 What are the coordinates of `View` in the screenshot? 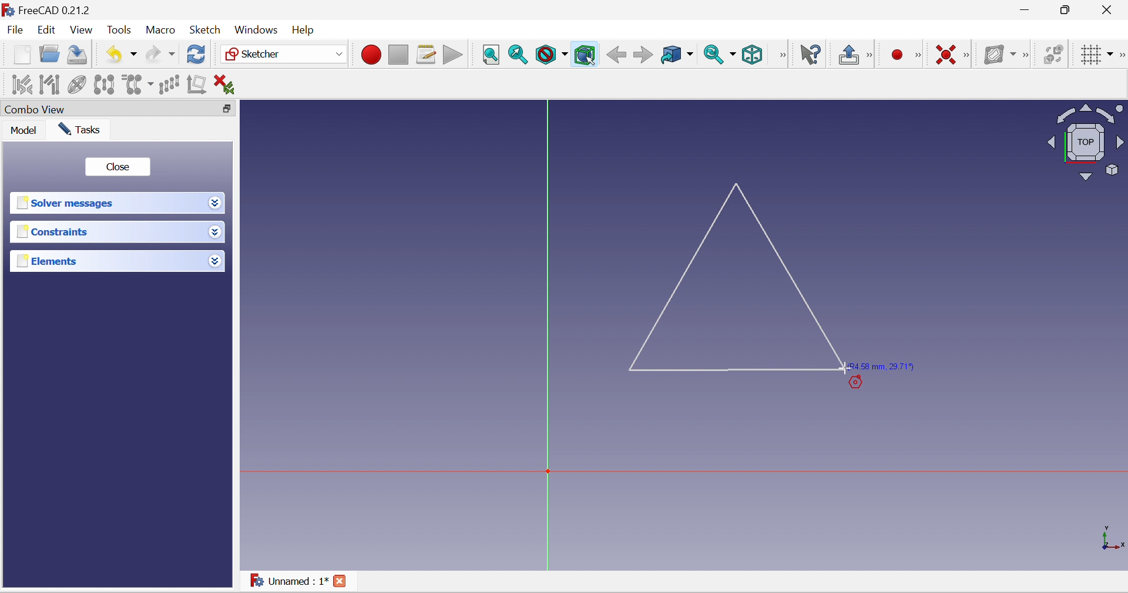 It's located at (82, 31).